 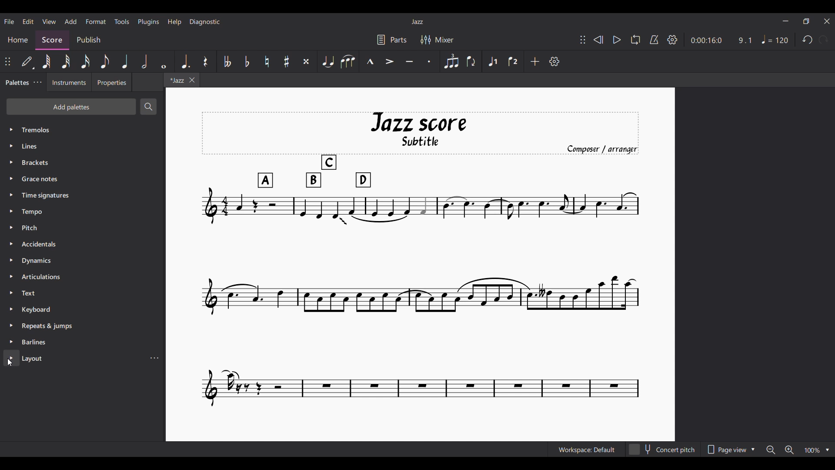 What do you see at coordinates (154, 358) in the screenshot?
I see `Layout settings` at bounding box center [154, 358].